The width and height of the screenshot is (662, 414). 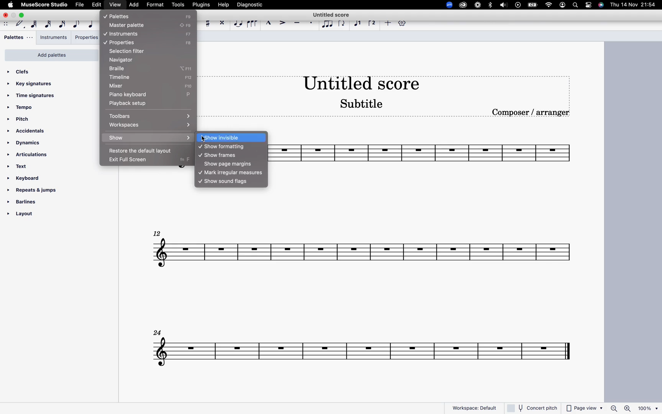 What do you see at coordinates (233, 182) in the screenshot?
I see `show sound flags` at bounding box center [233, 182].